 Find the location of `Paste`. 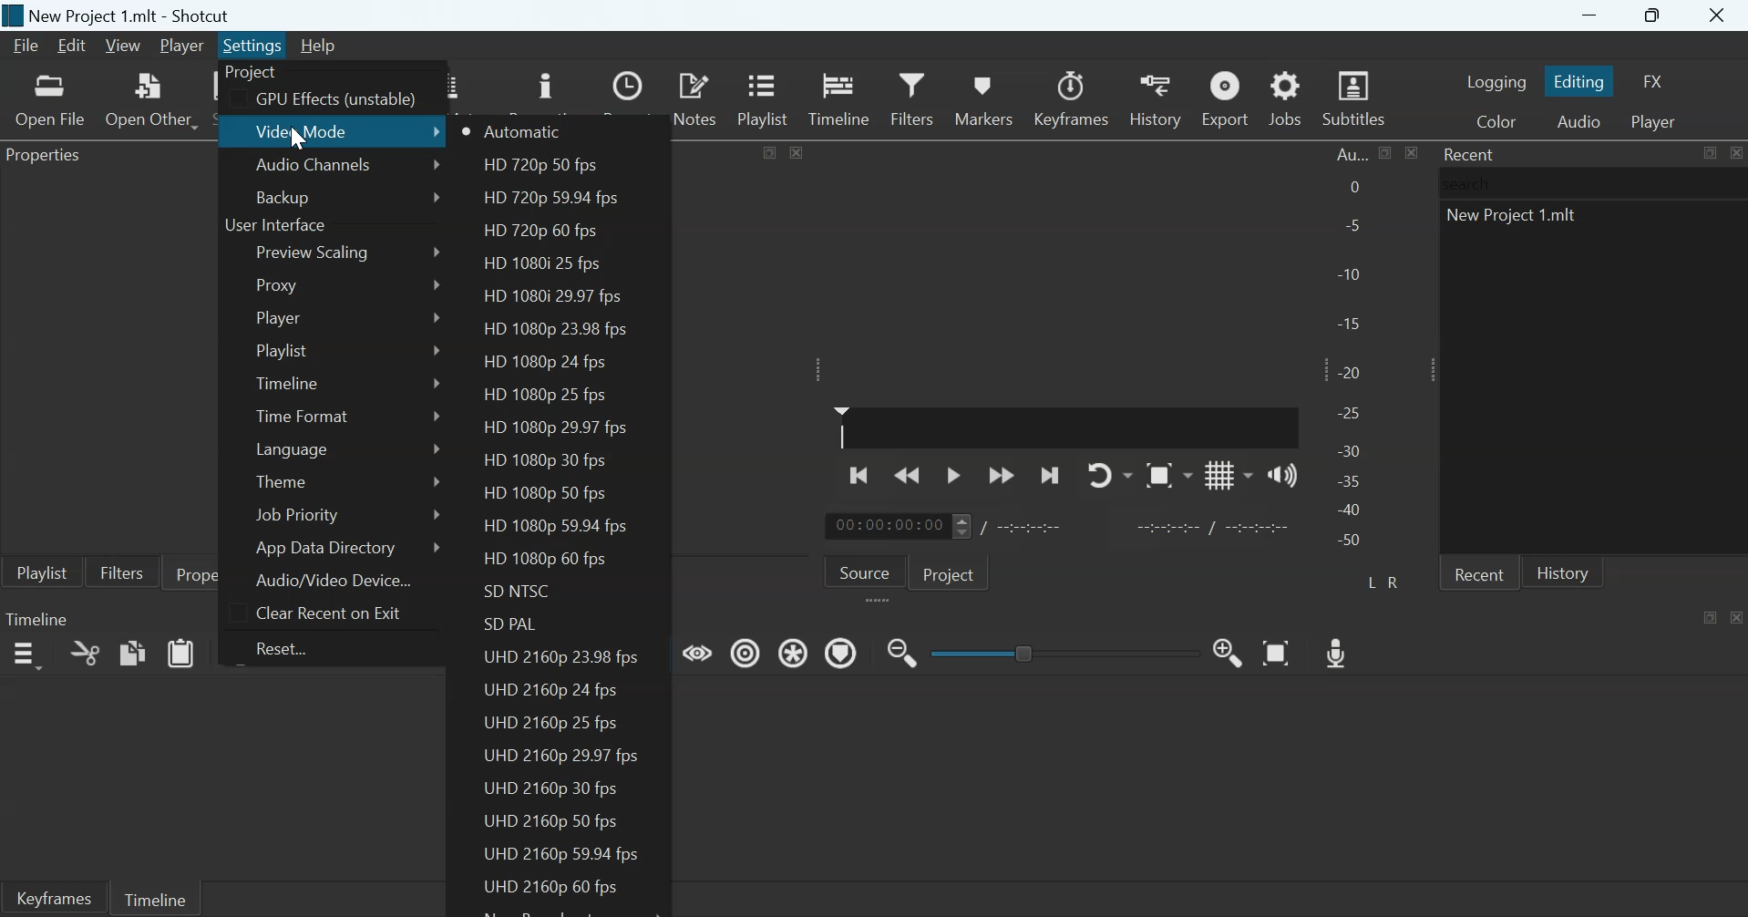

Paste is located at coordinates (181, 652).